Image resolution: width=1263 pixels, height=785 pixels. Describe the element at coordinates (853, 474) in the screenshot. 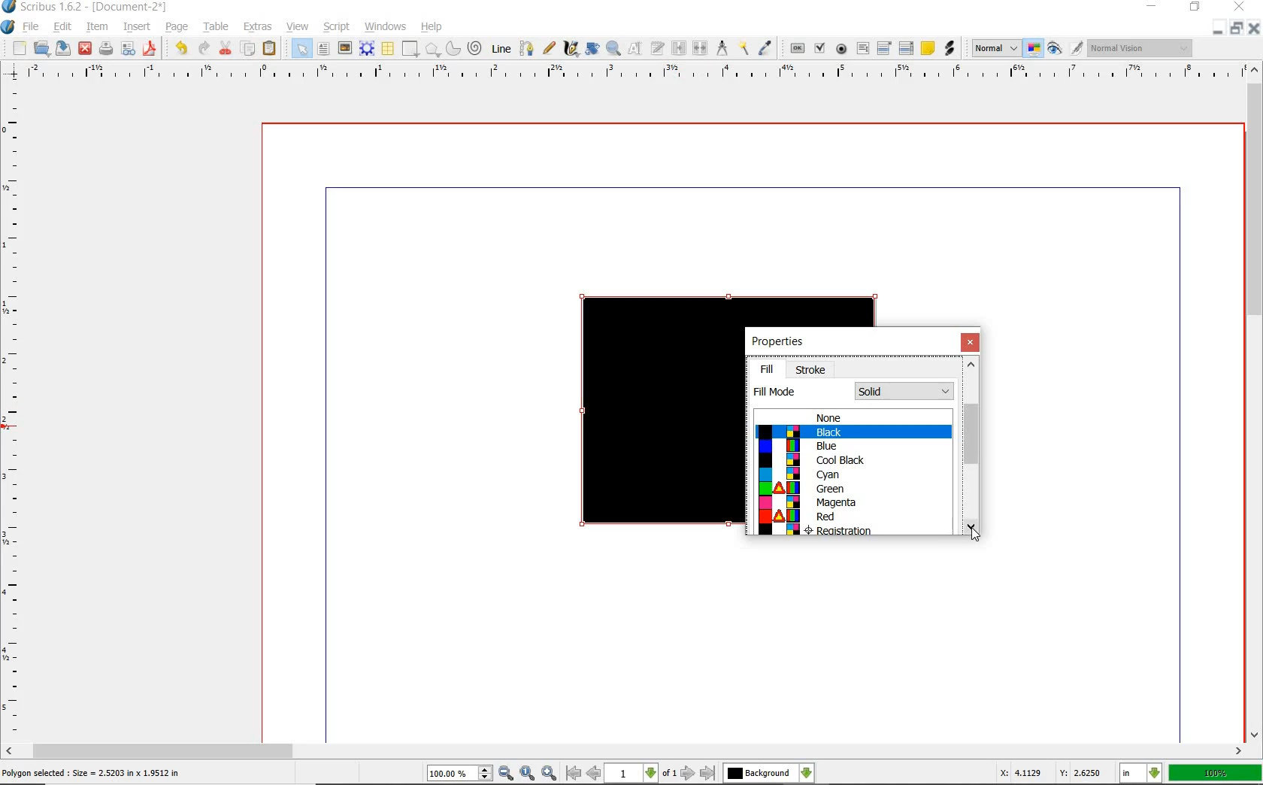

I see `Cyan` at that location.